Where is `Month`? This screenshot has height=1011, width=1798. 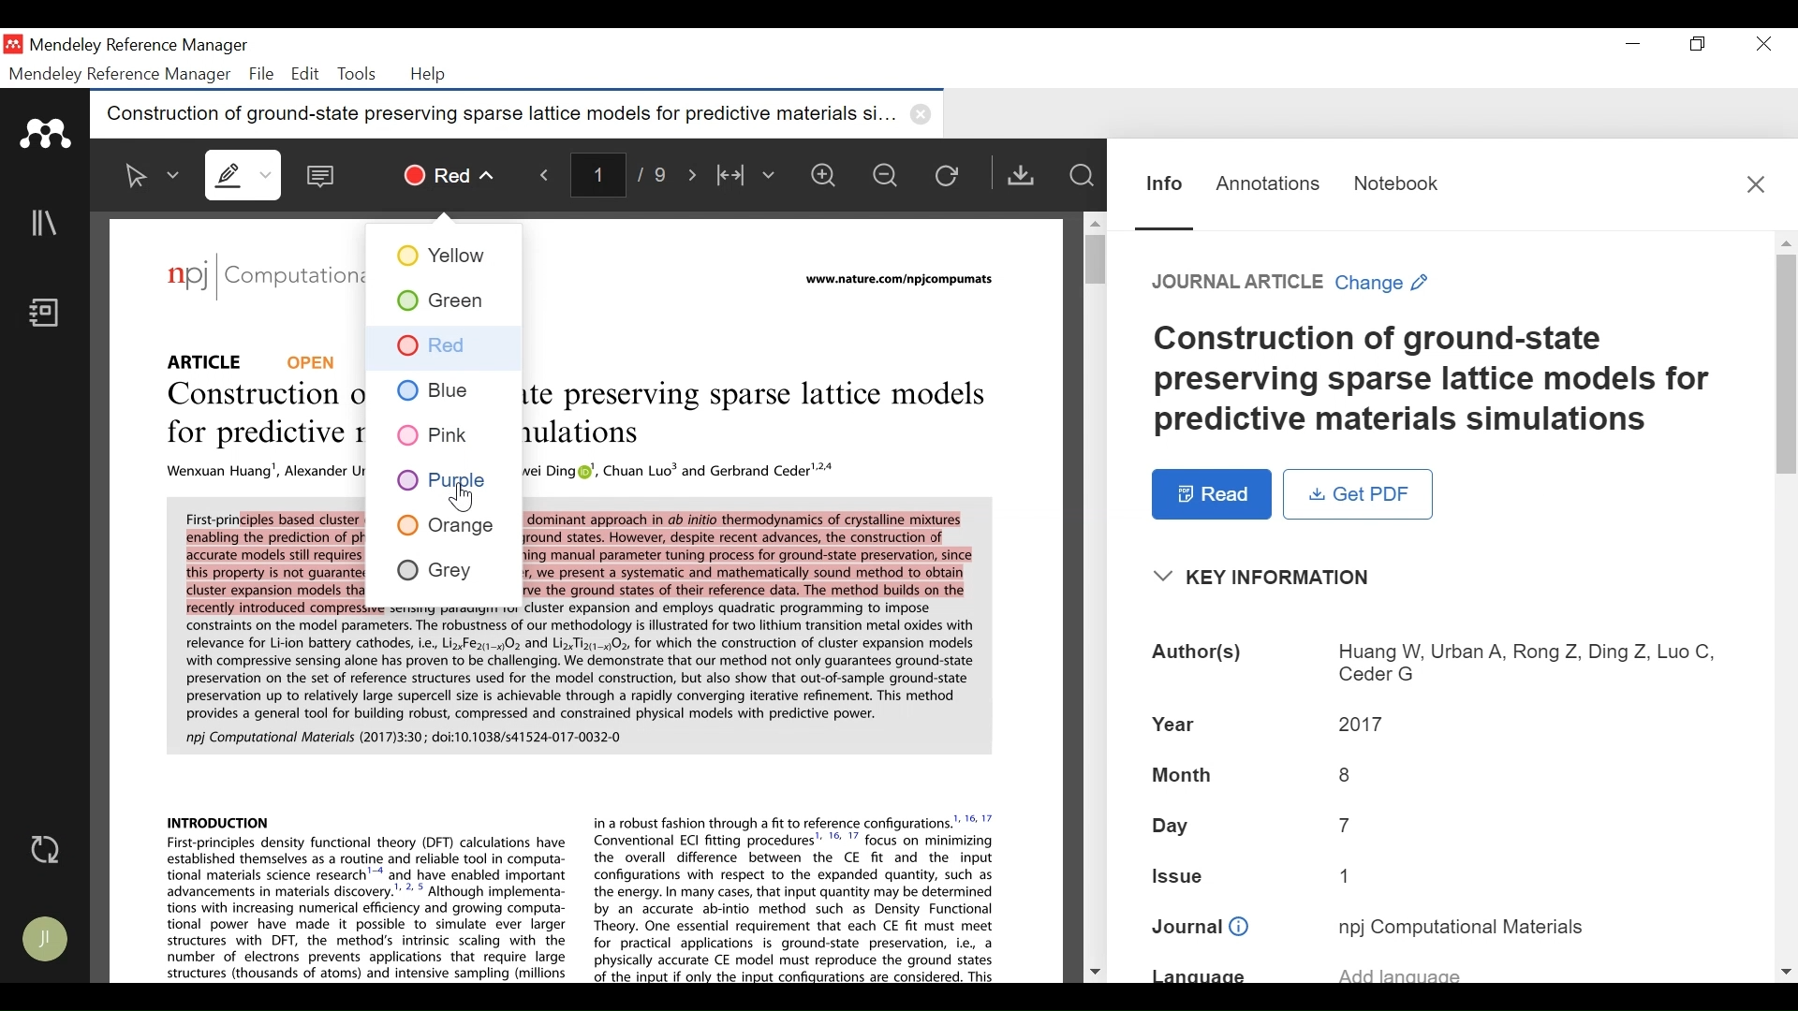 Month is located at coordinates (1179, 775).